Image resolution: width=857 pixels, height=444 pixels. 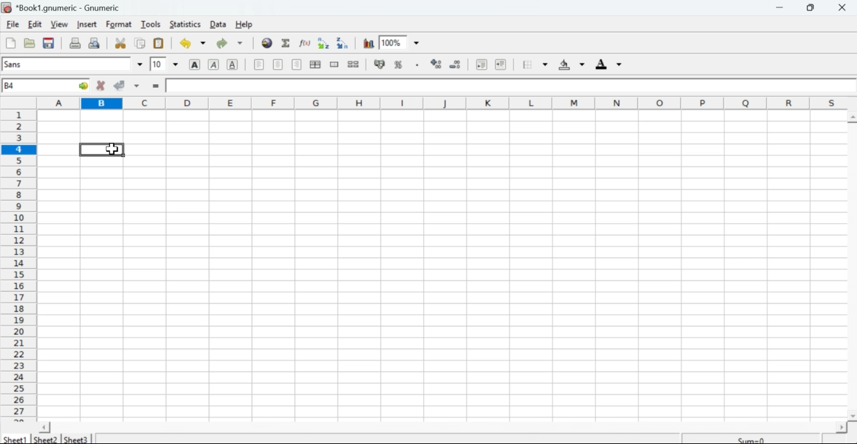 I want to click on Copy, so click(x=139, y=43).